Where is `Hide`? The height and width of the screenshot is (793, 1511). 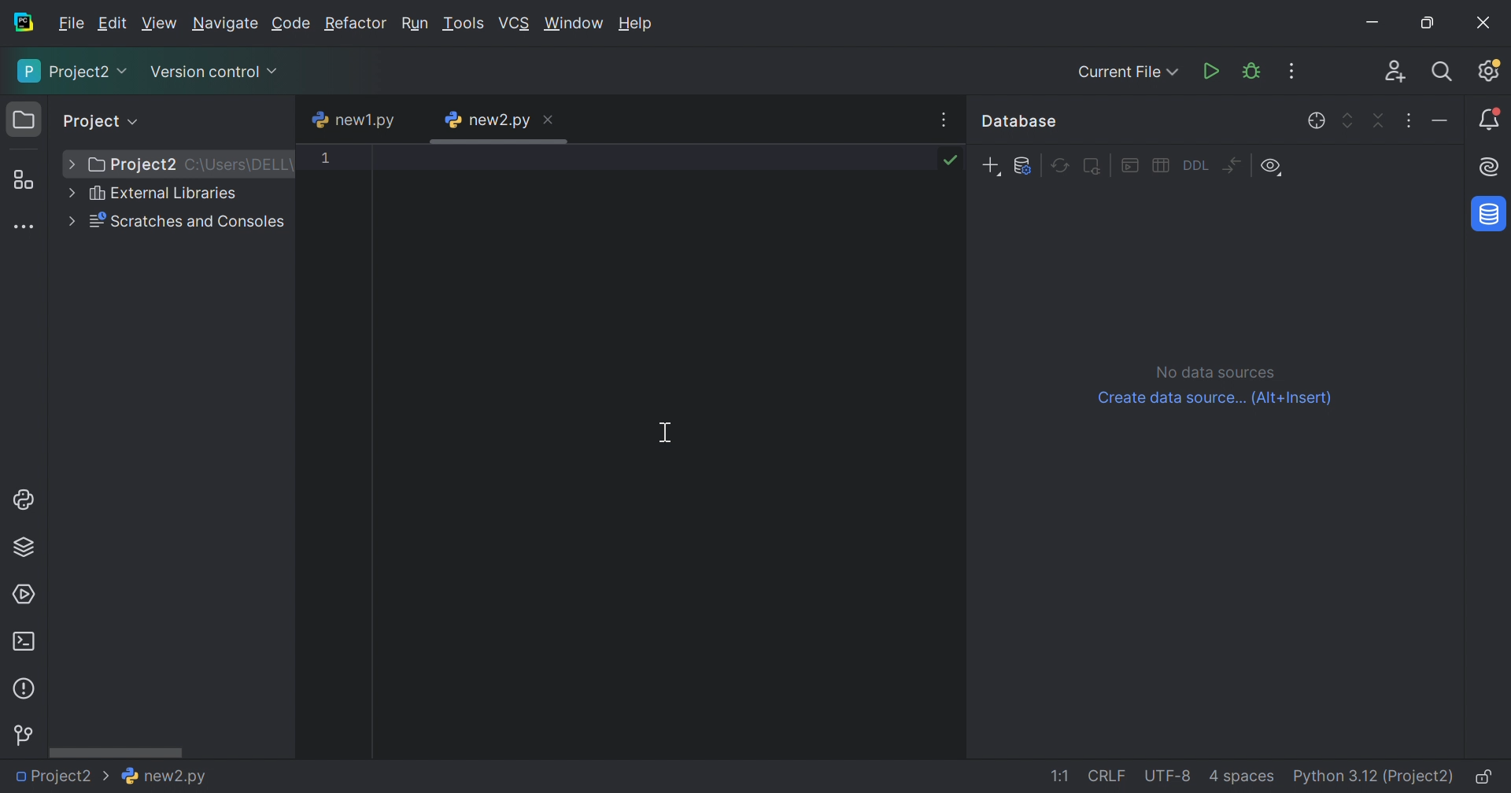 Hide is located at coordinates (1441, 123).